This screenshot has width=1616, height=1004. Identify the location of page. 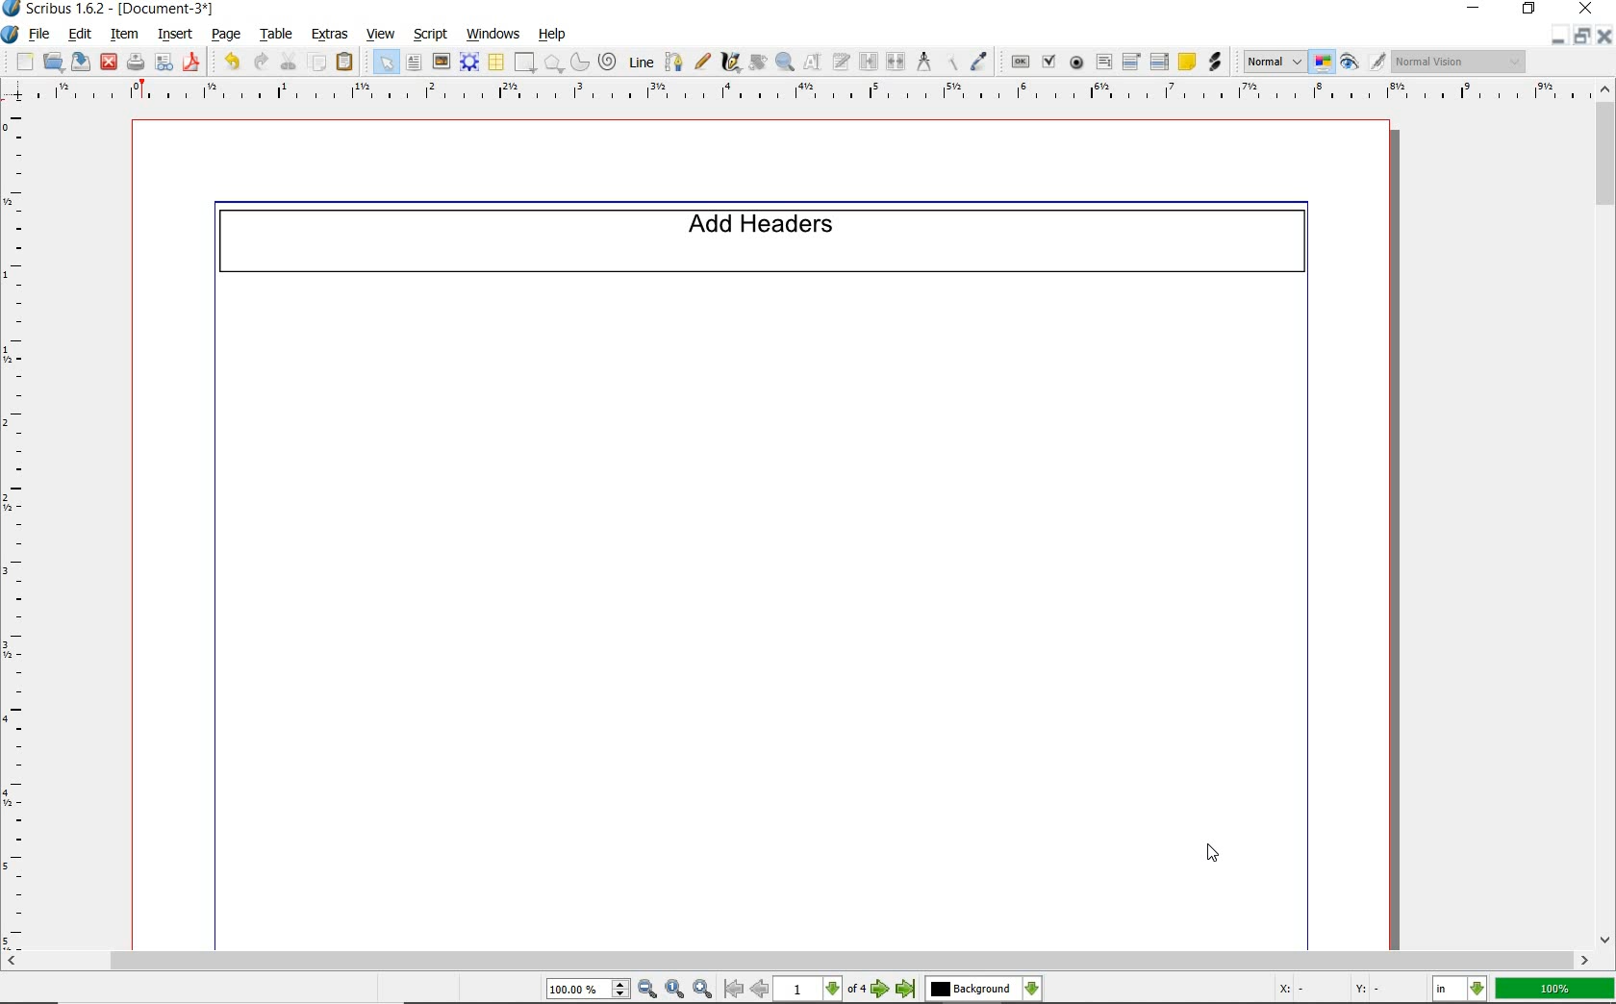
(225, 36).